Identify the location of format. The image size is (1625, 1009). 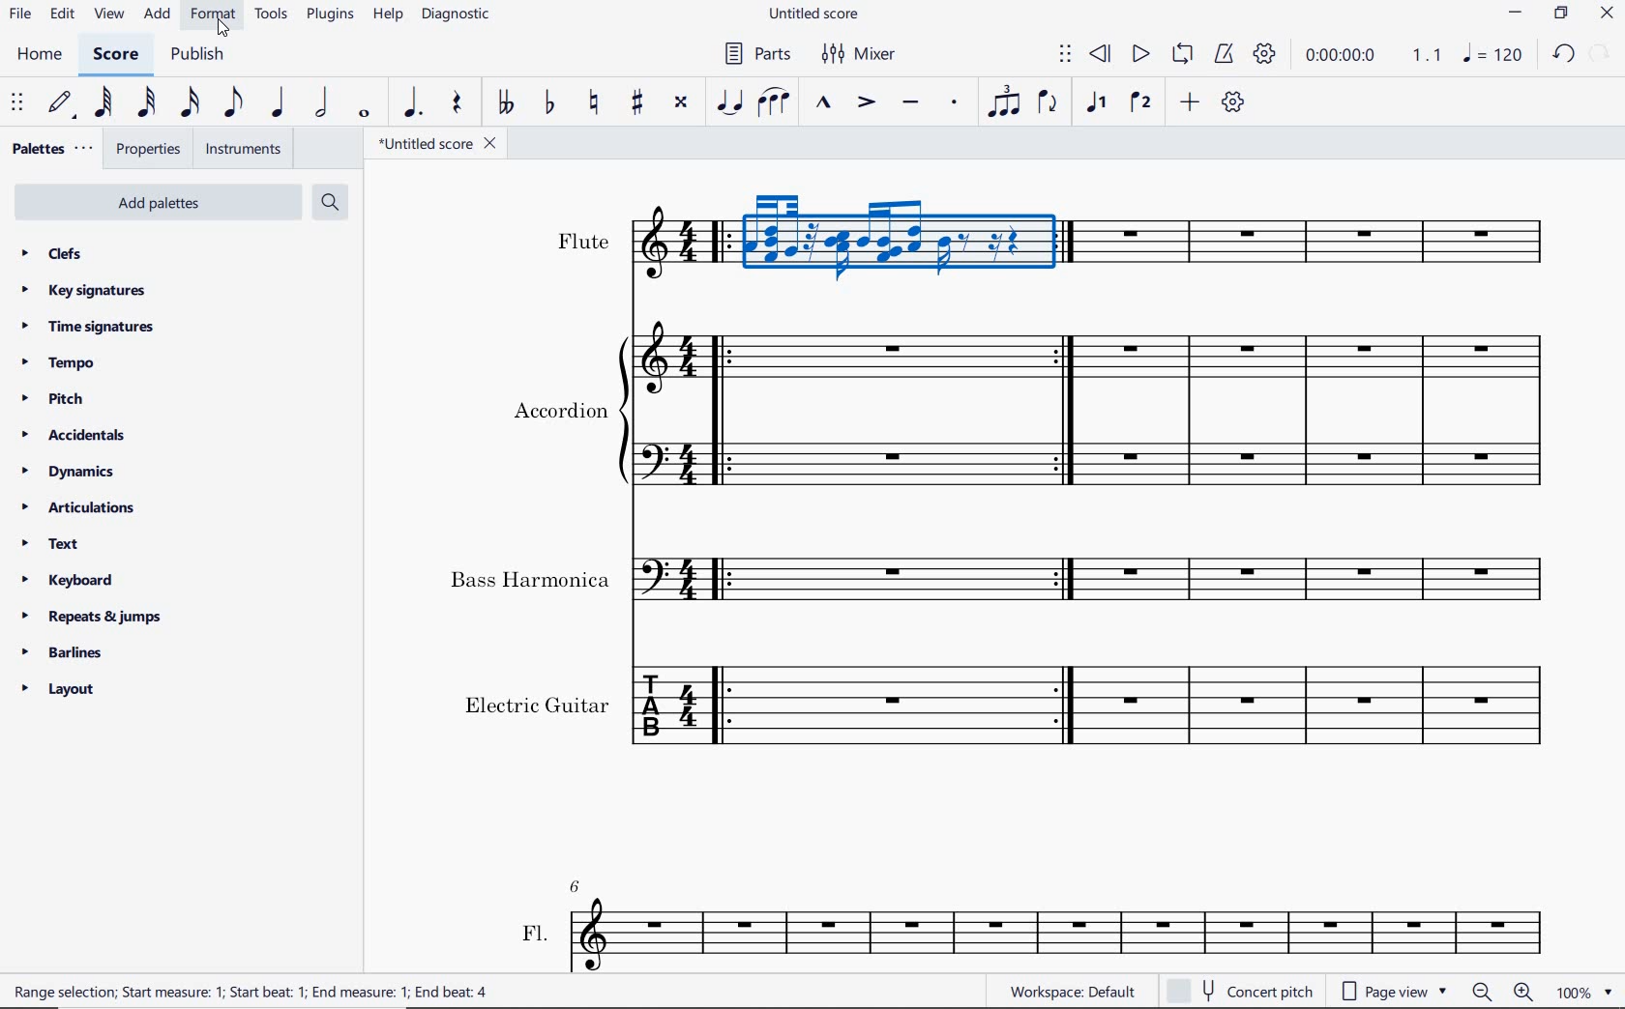
(213, 15).